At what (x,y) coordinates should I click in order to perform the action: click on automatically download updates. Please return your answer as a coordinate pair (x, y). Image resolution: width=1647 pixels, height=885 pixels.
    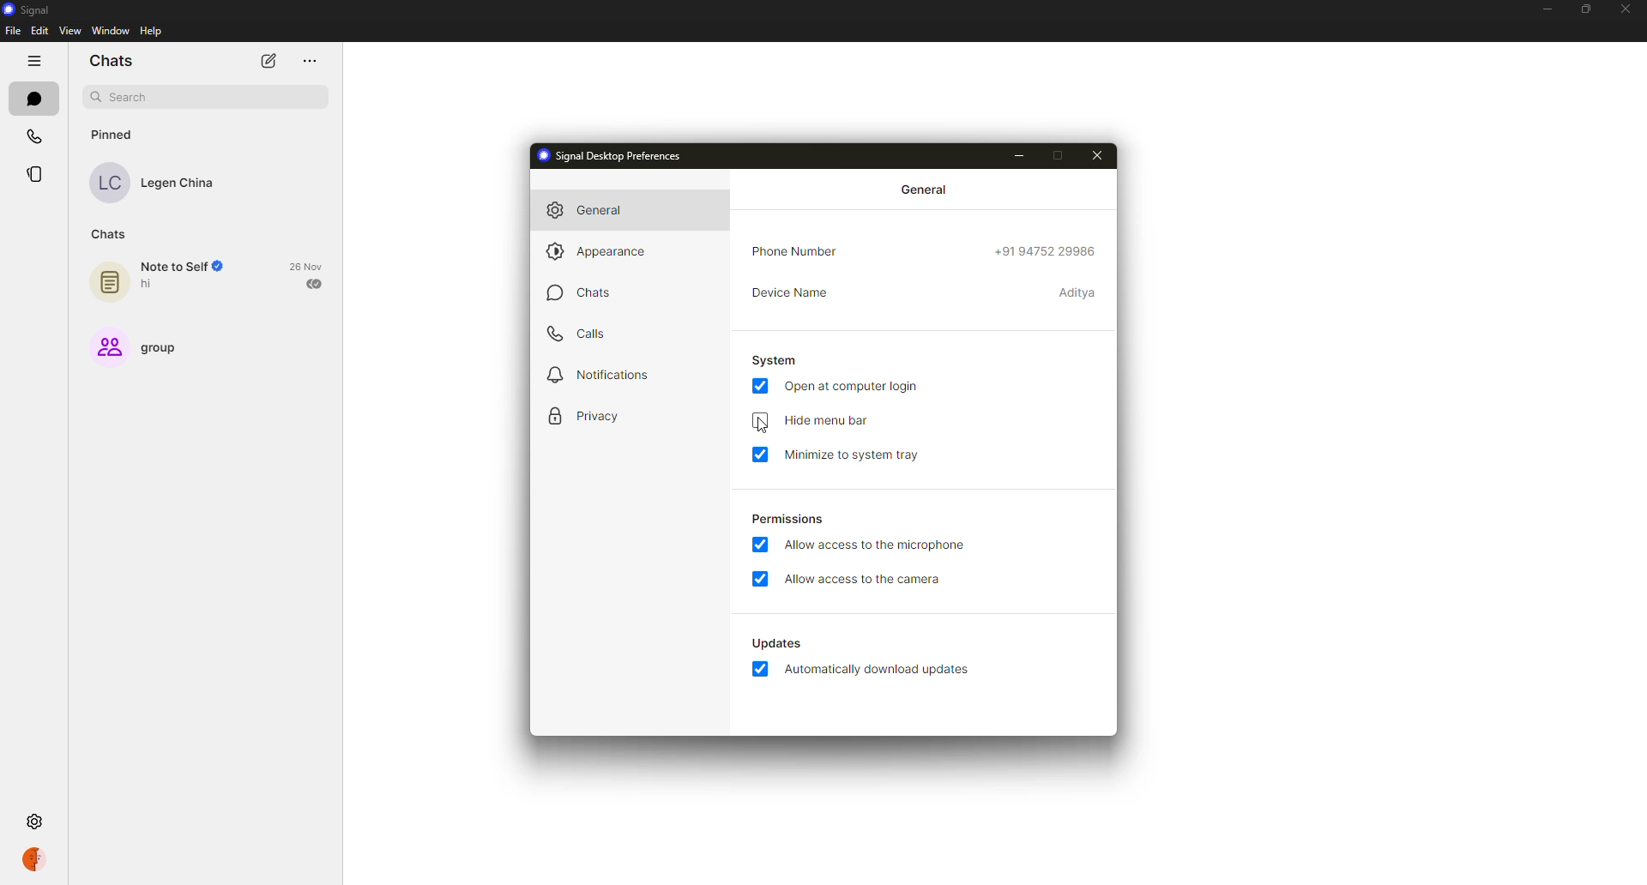
    Looking at the image, I should click on (880, 670).